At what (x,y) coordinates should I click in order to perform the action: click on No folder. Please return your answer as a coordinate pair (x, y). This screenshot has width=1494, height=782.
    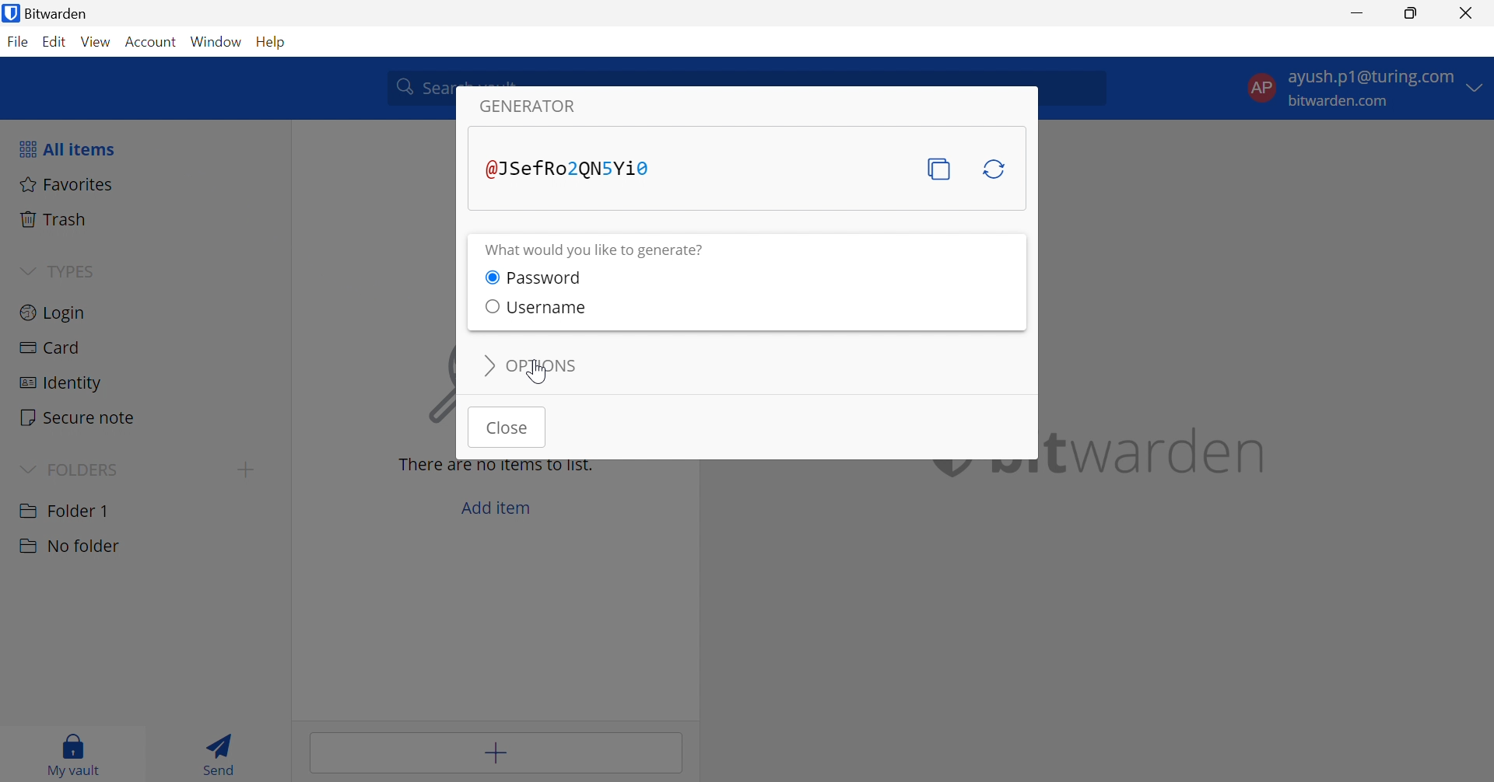
    Looking at the image, I should click on (69, 548).